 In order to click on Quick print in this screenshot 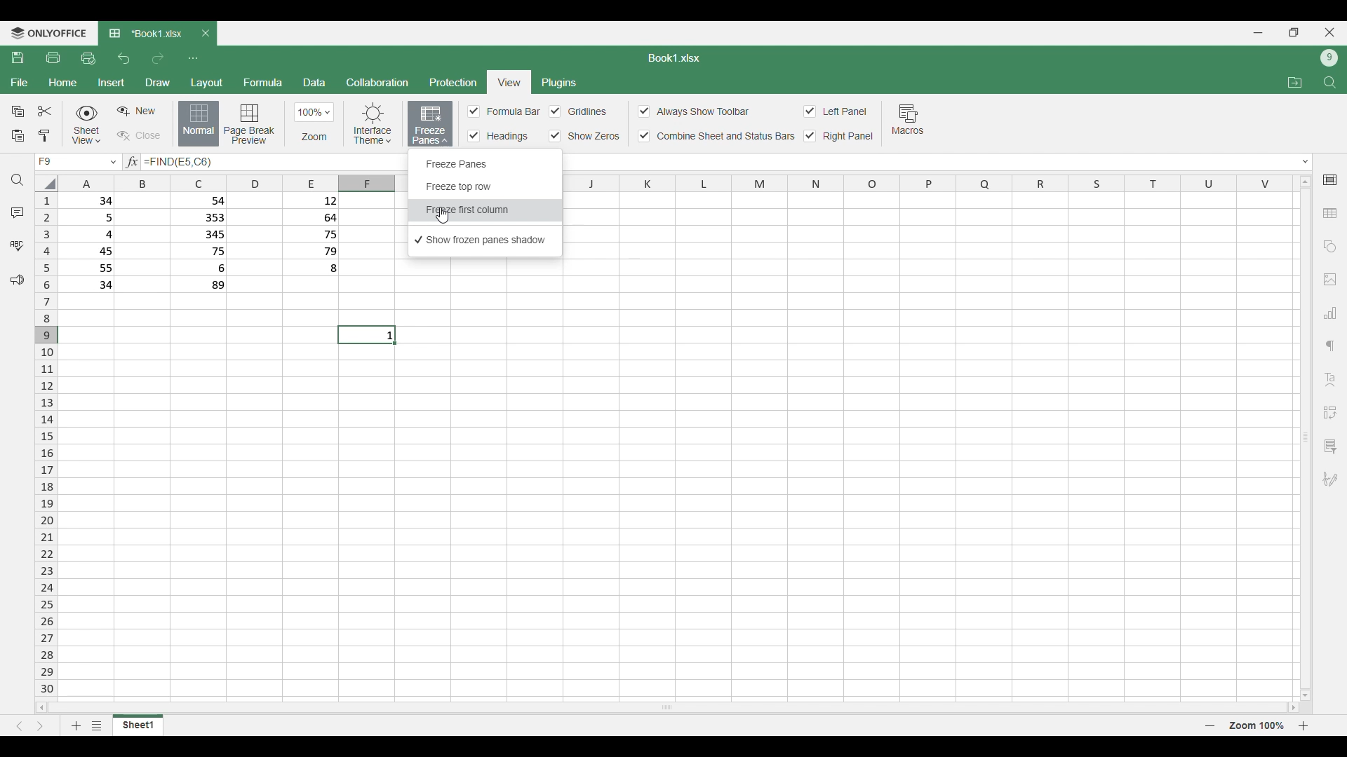, I will do `click(88, 59)`.